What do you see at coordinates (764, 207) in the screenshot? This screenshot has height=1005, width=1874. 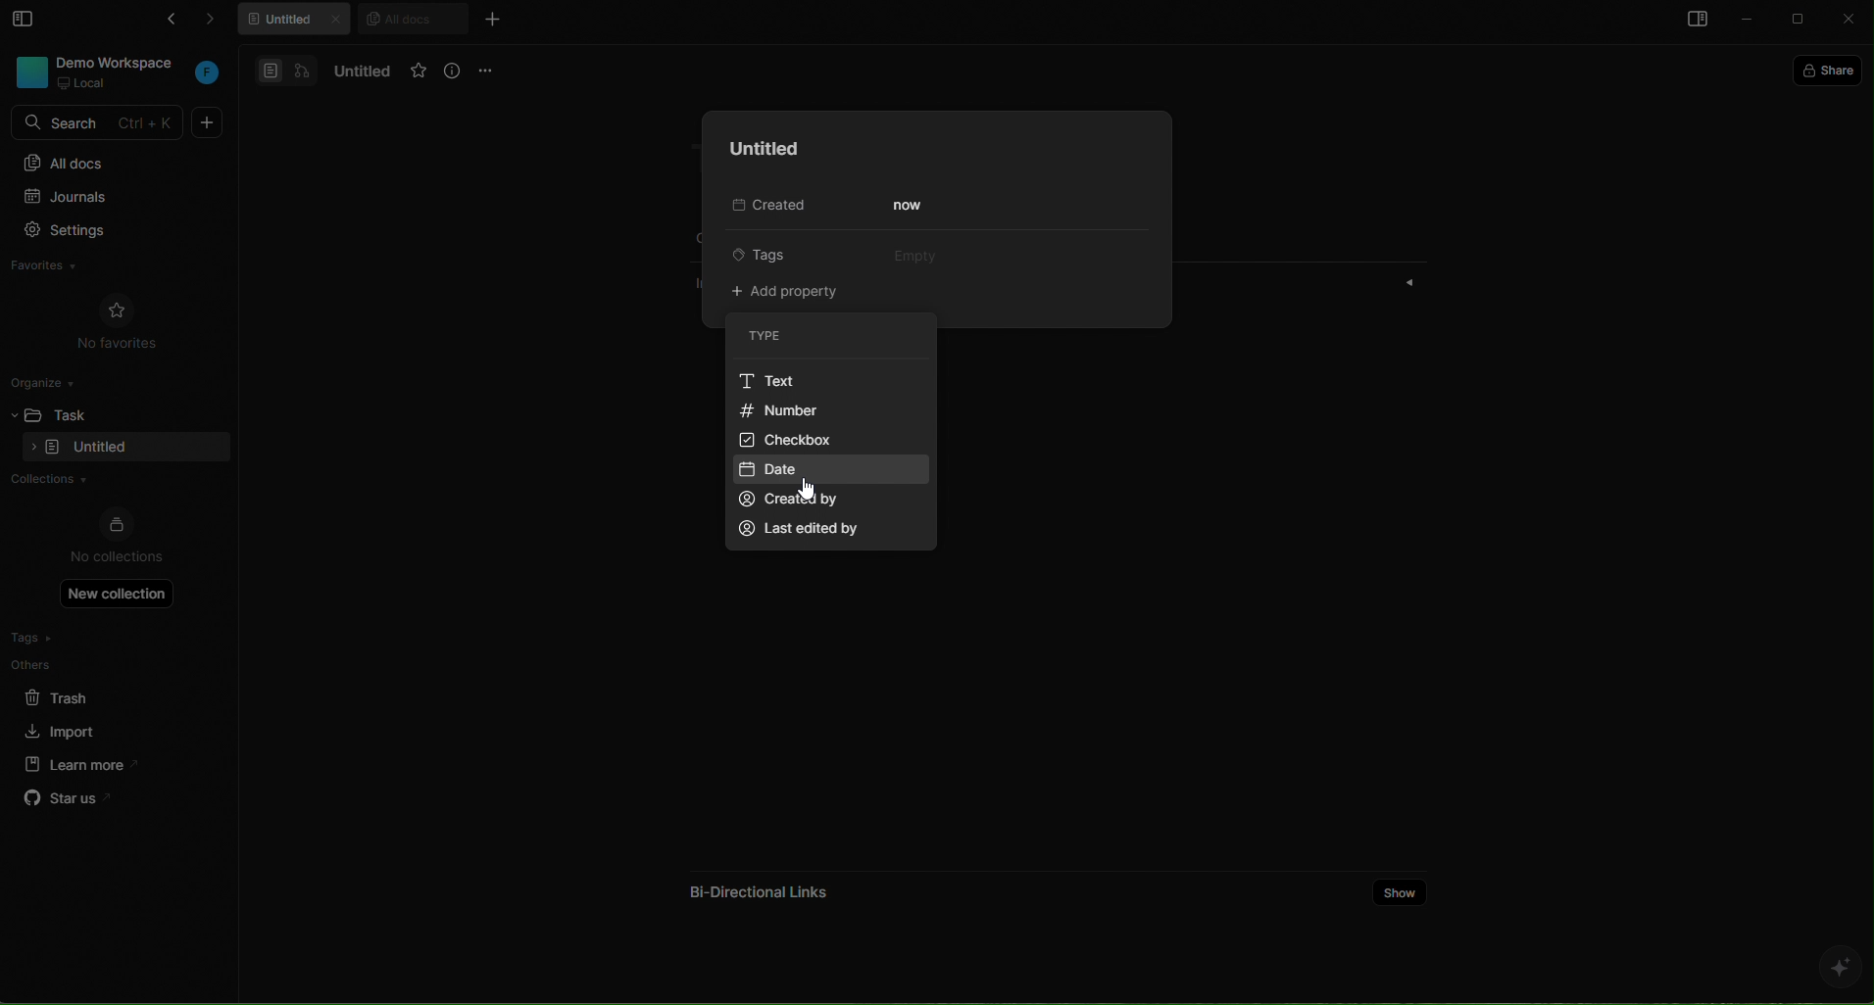 I see `Created` at bounding box center [764, 207].